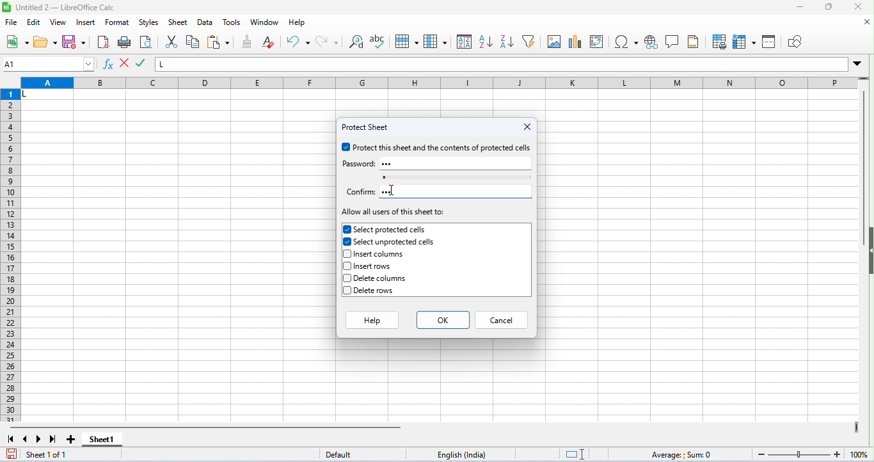 The image size is (874, 462). What do you see at coordinates (47, 95) in the screenshot?
I see `cell with data` at bounding box center [47, 95].